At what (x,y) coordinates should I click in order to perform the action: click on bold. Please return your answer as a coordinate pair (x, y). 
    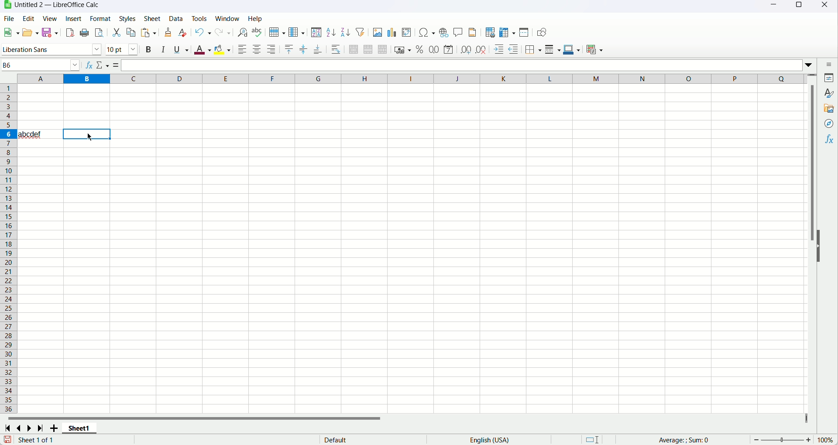
    Looking at the image, I should click on (148, 49).